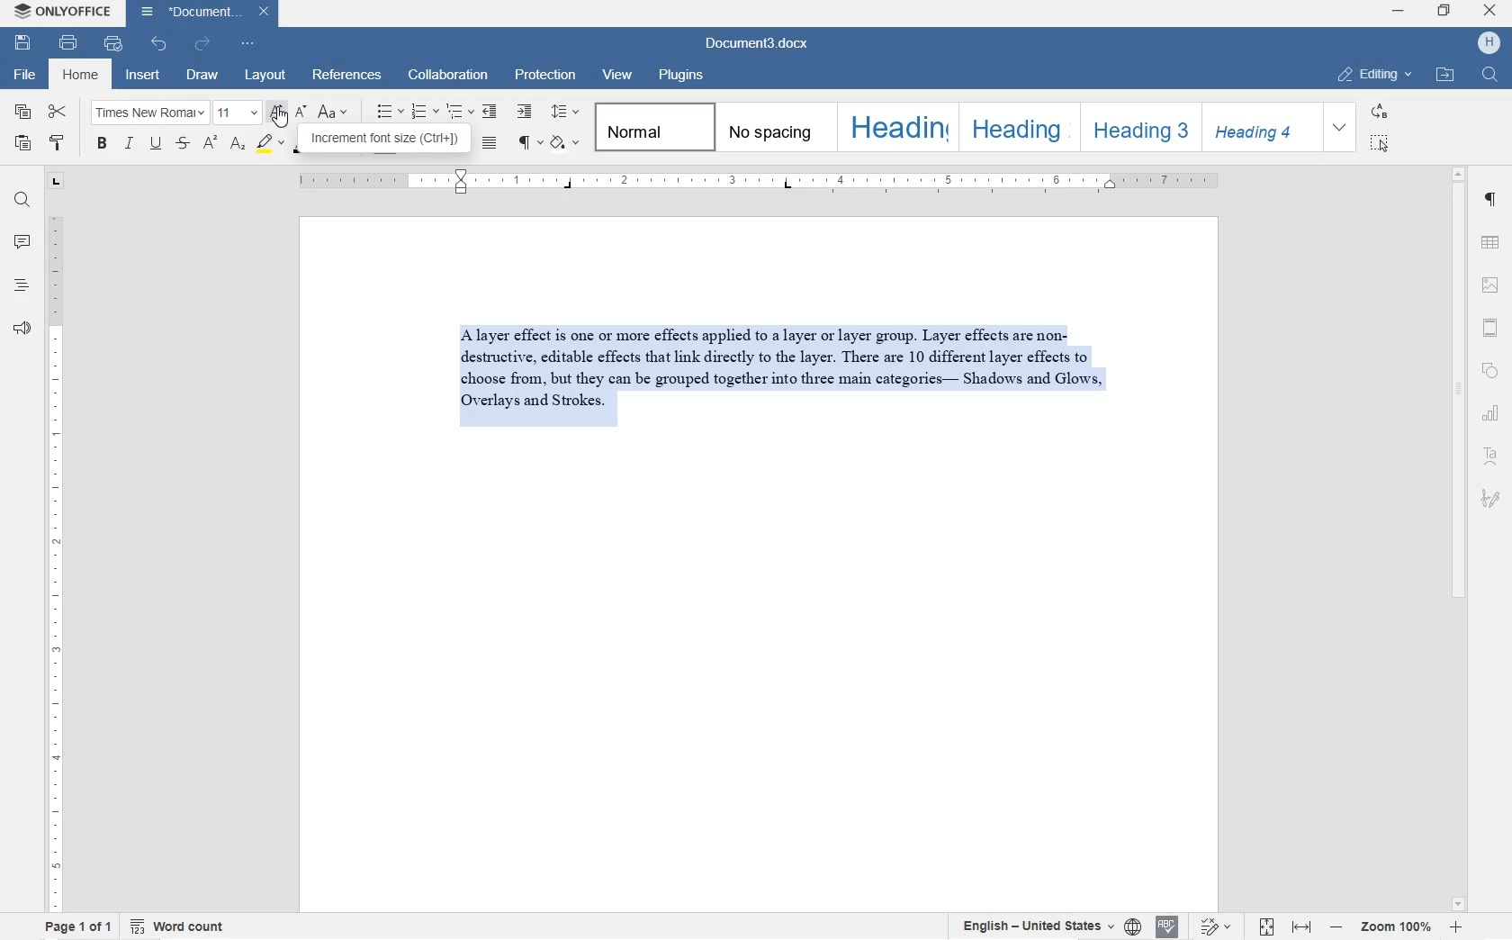  I want to click on references, so click(349, 76).